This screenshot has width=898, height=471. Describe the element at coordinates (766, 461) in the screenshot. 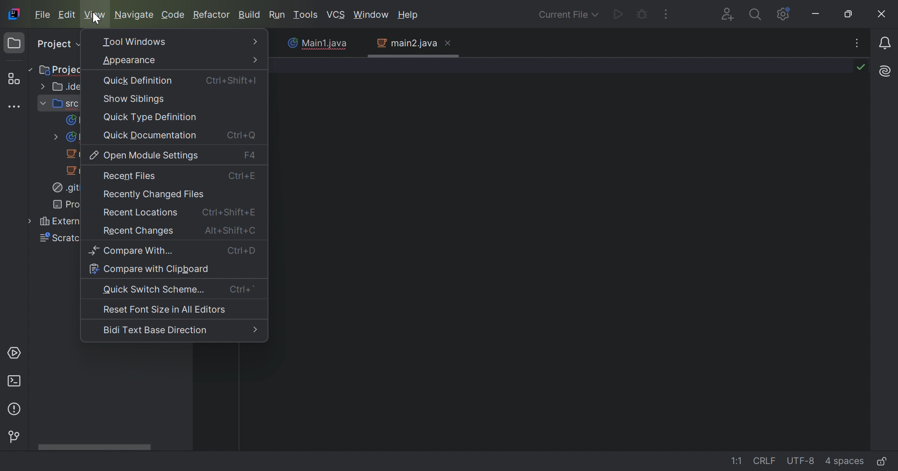

I see `crlf` at that location.